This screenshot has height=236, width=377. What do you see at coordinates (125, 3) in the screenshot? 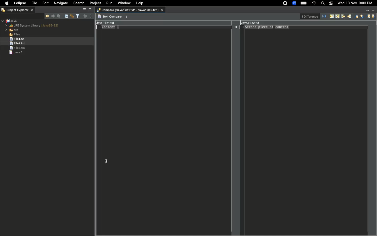
I see `Window` at bounding box center [125, 3].